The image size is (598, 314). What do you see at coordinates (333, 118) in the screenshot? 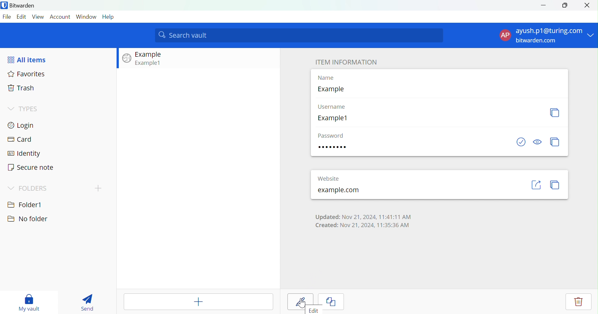
I see `Example1` at bounding box center [333, 118].